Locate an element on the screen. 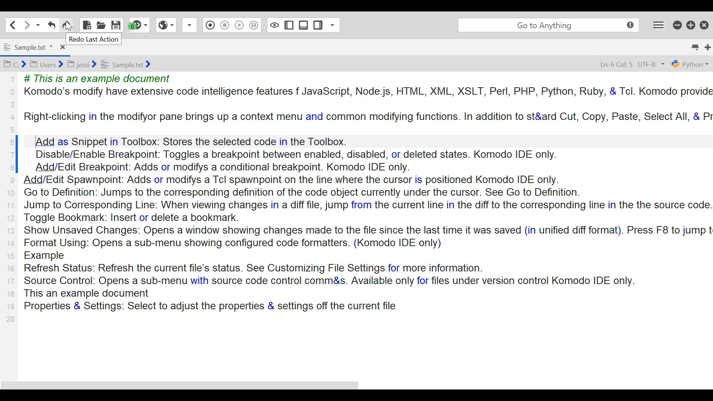  New File is located at coordinates (87, 25).